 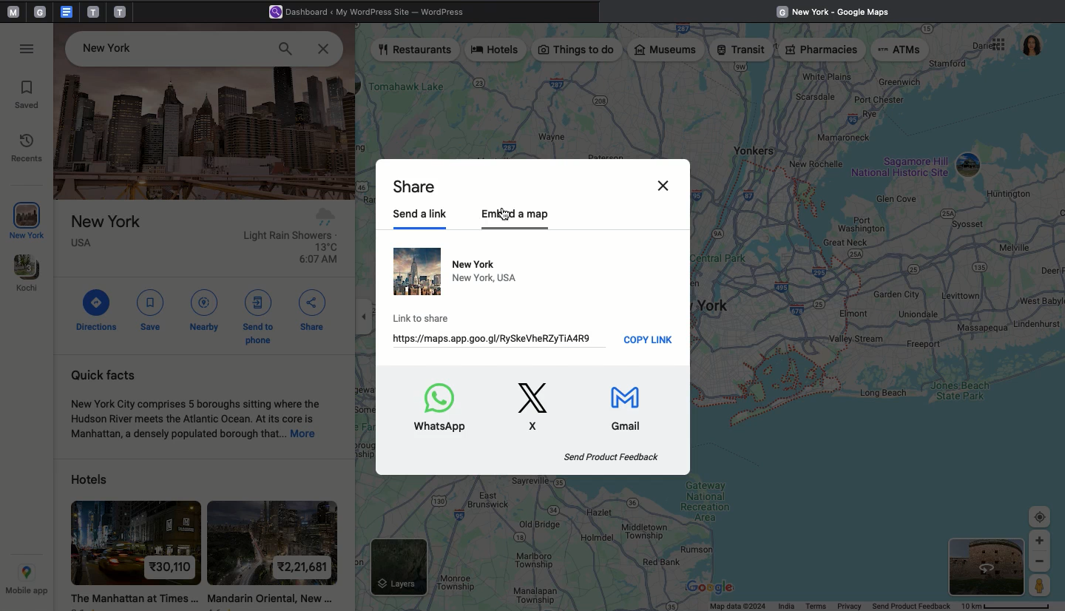 What do you see at coordinates (649, 340) in the screenshot?
I see `Copy link` at bounding box center [649, 340].